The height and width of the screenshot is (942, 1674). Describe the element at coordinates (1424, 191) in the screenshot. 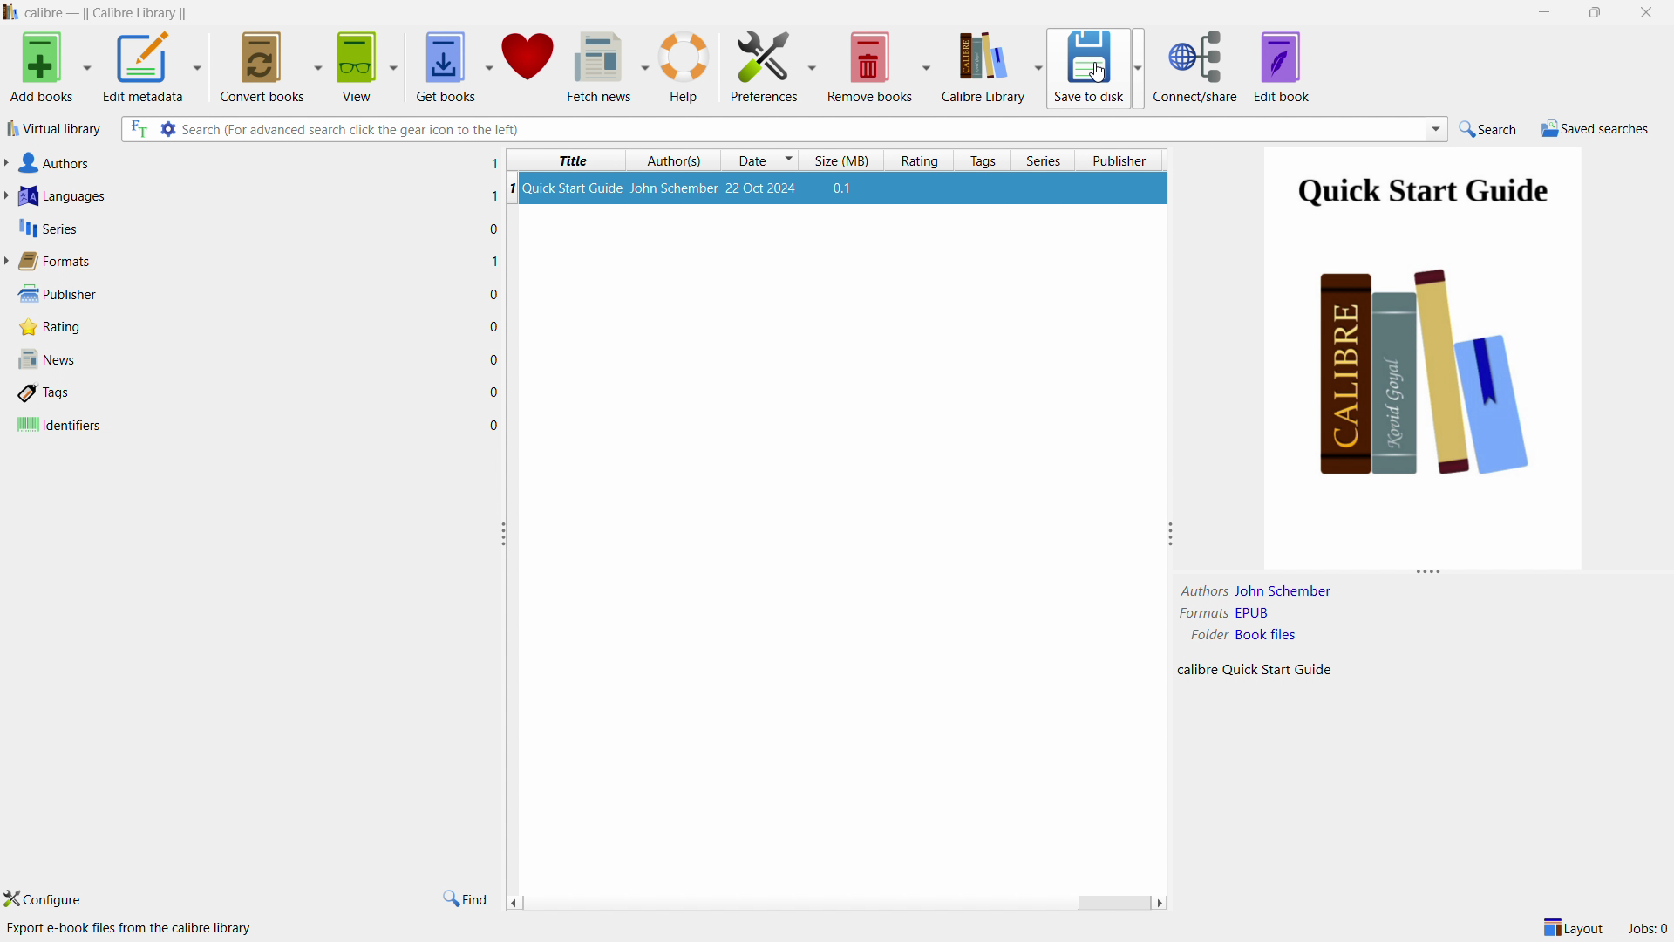

I see `Quick Start Guide` at that location.